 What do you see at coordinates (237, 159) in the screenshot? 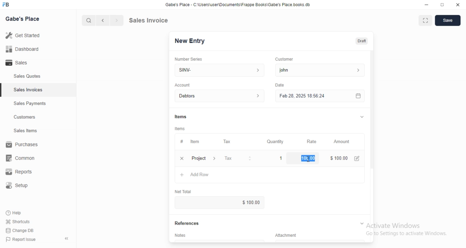
I see `Tax &` at bounding box center [237, 159].